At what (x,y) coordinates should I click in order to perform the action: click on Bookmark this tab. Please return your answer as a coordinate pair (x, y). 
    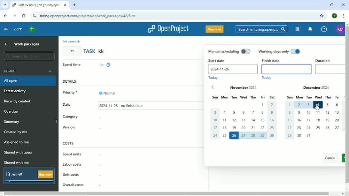
    Looking at the image, I should click on (322, 16).